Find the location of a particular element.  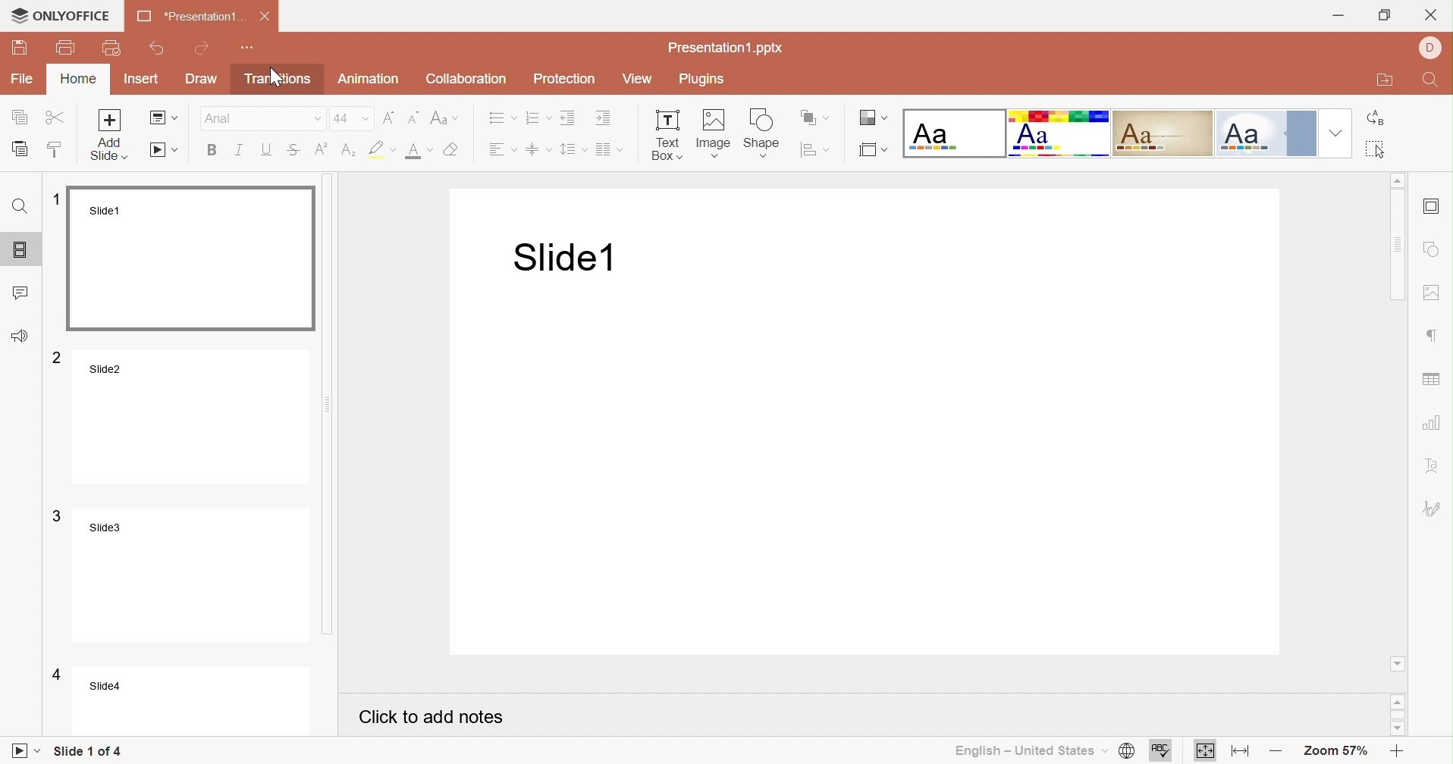

Transitions is located at coordinates (283, 80).